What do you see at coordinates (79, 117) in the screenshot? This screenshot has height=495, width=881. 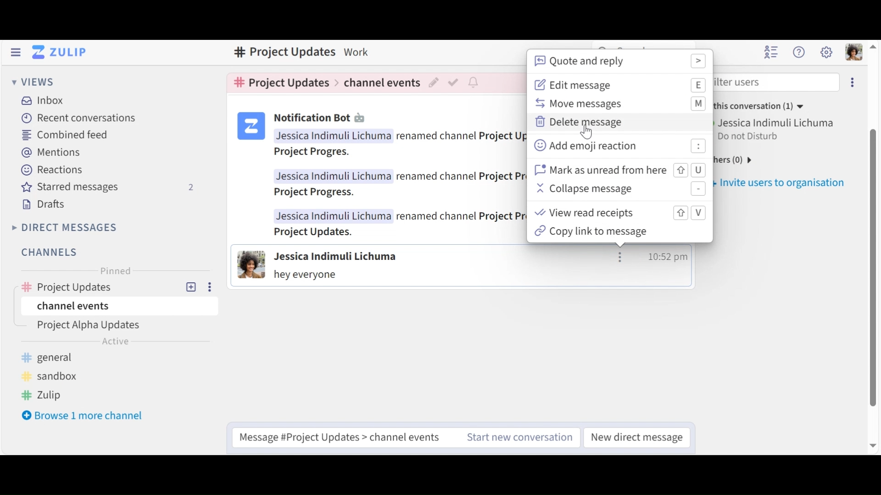 I see `Recent Conversations` at bounding box center [79, 117].